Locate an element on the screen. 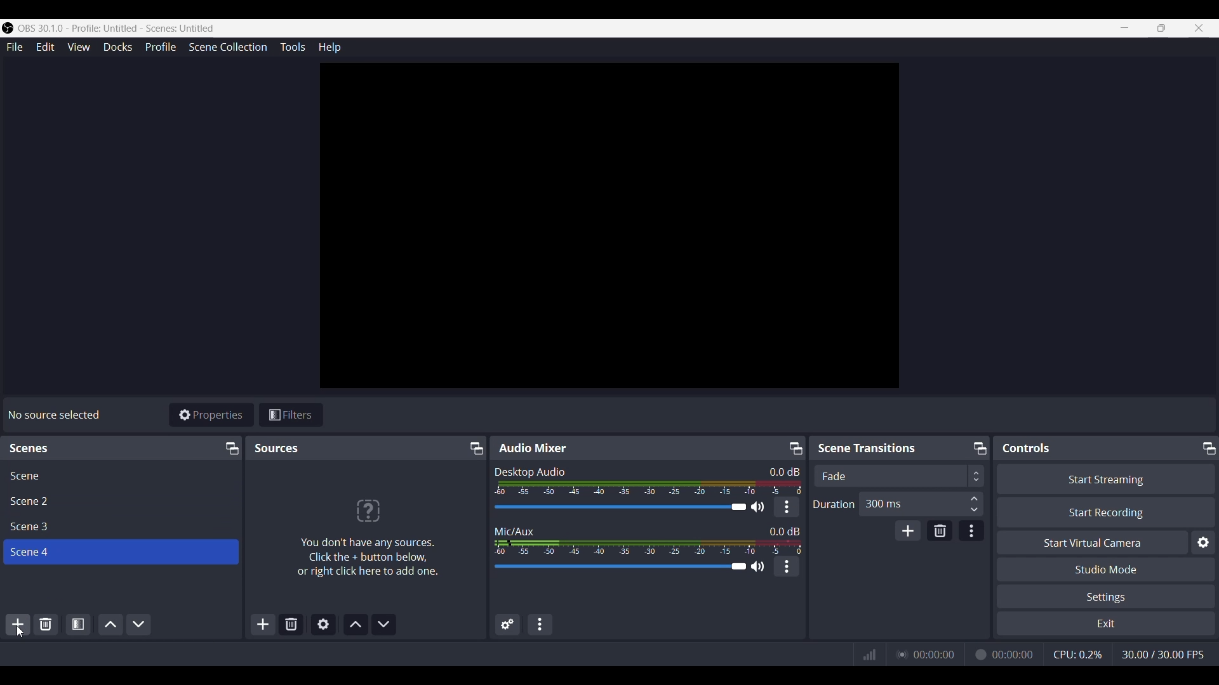 The width and height of the screenshot is (1219, 685). Virtual Camera Settings is located at coordinates (1203, 542).